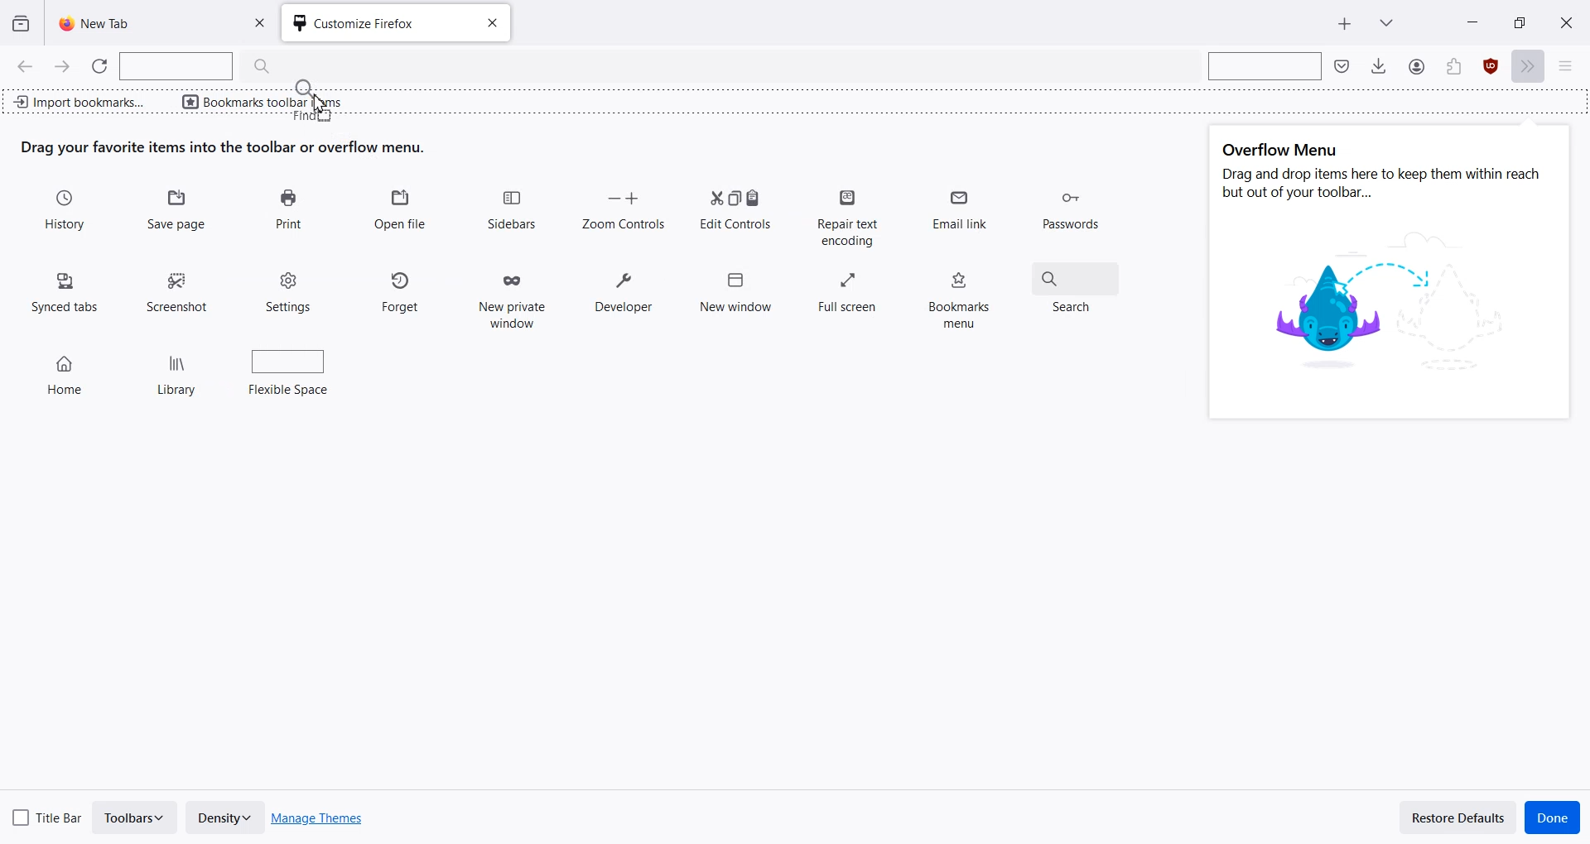  I want to click on Bookmarks toolbar items, so click(252, 100).